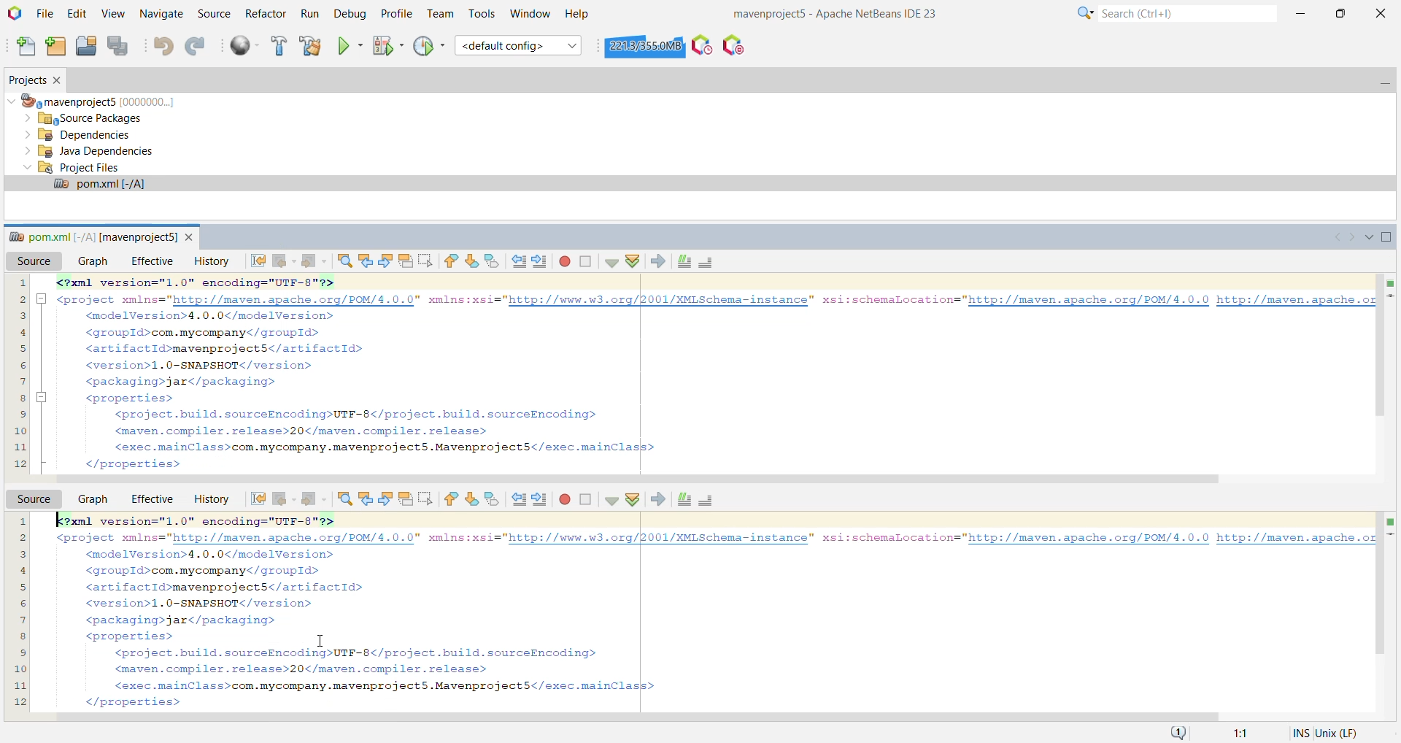 This screenshot has width=1401, height=743. What do you see at coordinates (395, 14) in the screenshot?
I see `Profile` at bounding box center [395, 14].